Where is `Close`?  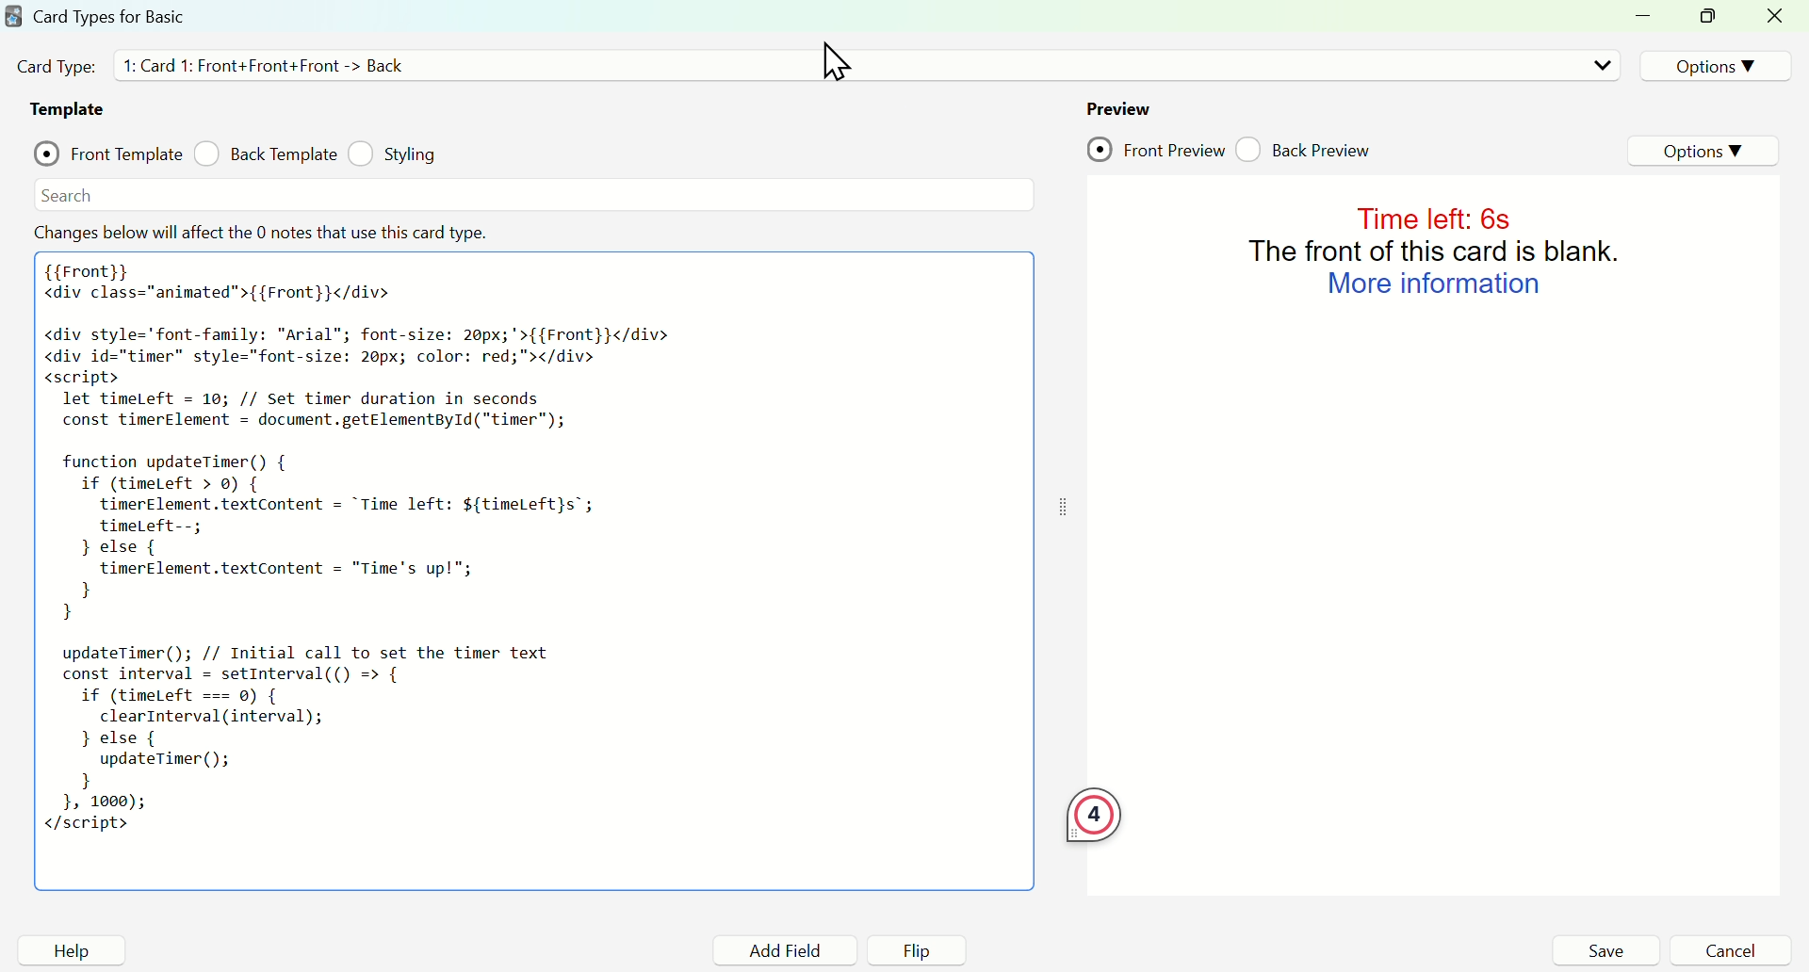
Close is located at coordinates (1778, 17).